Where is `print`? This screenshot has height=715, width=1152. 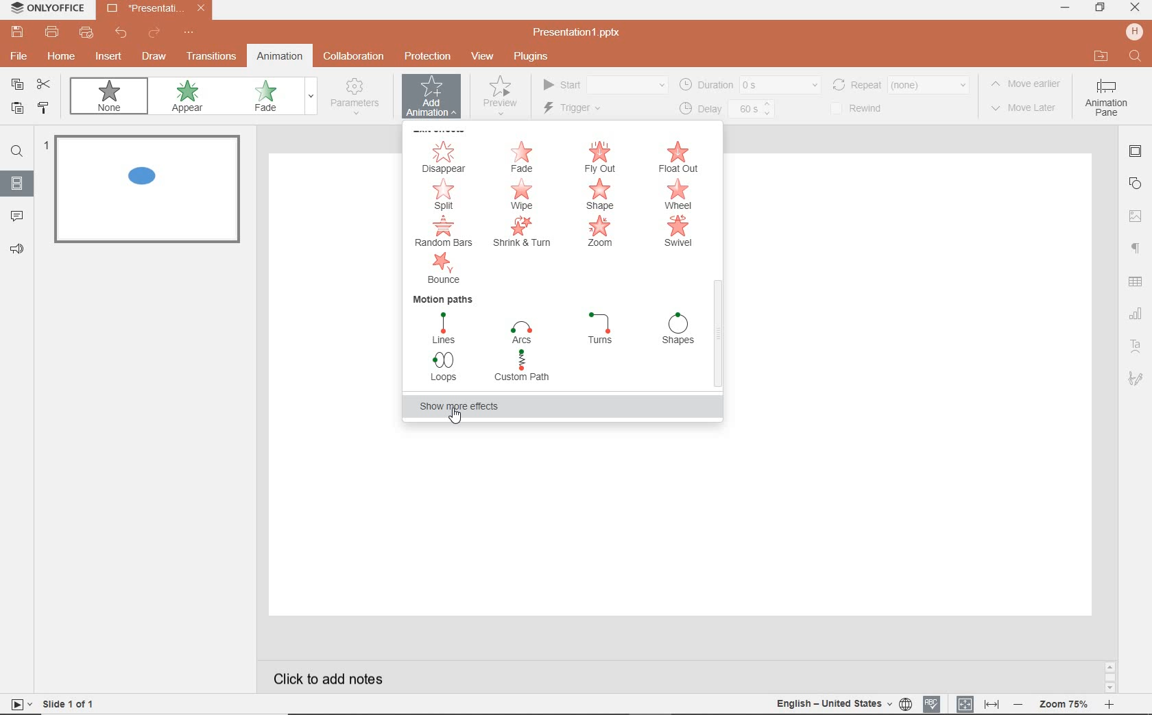
print is located at coordinates (52, 34).